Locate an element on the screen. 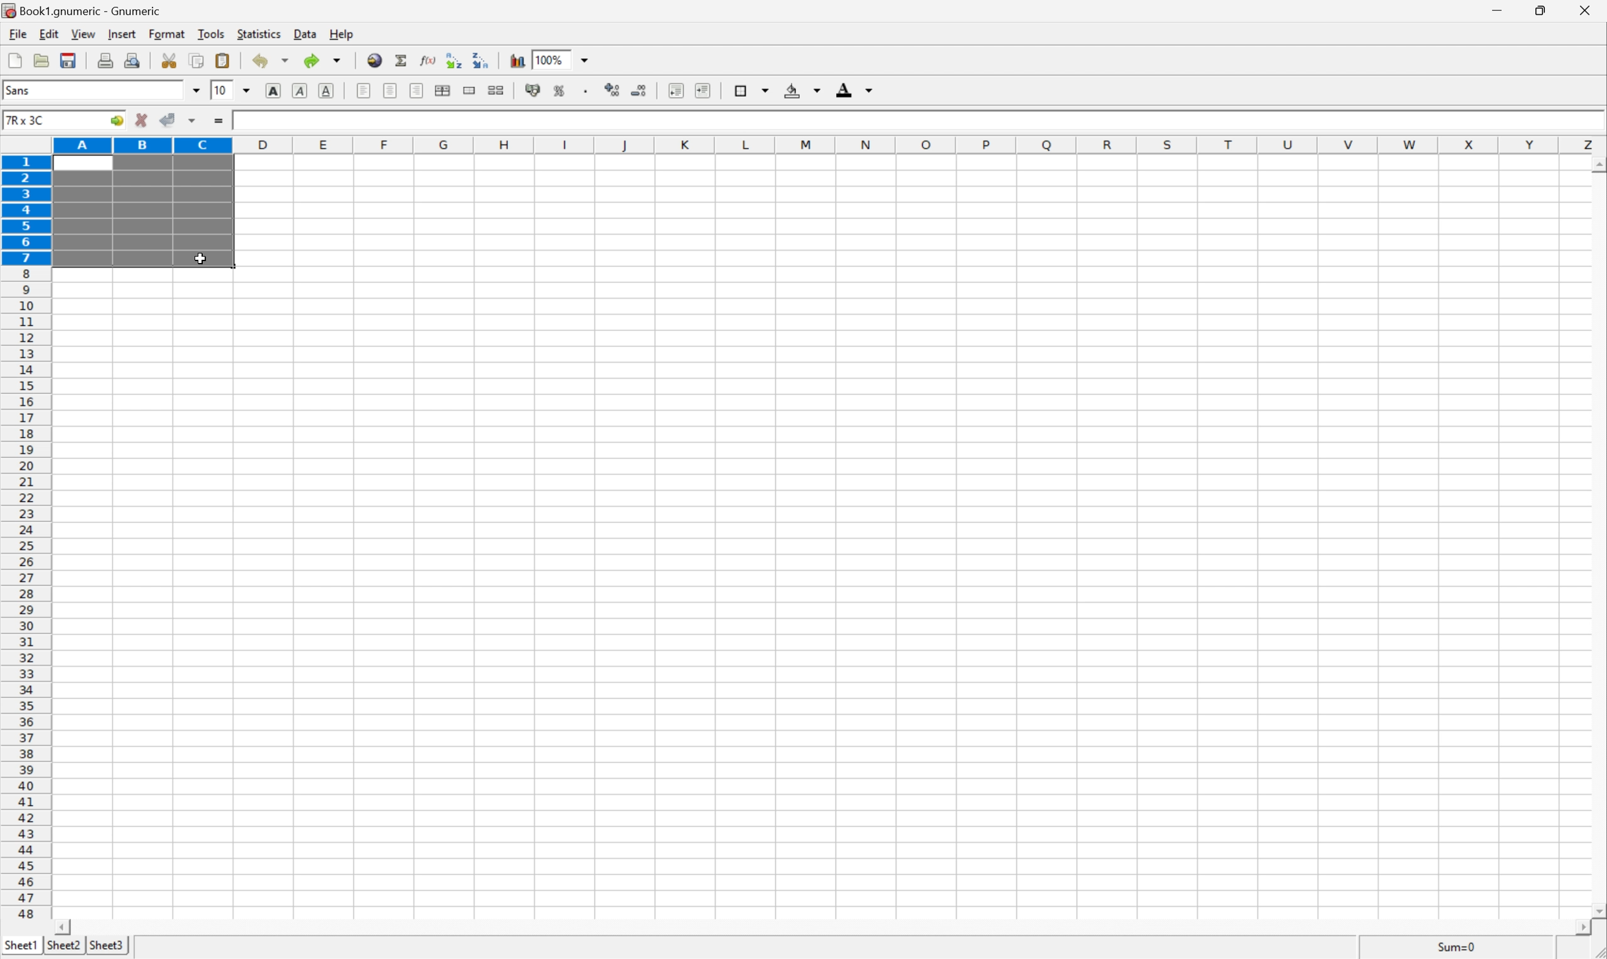 The image size is (1607, 959). sheet2 is located at coordinates (62, 949).